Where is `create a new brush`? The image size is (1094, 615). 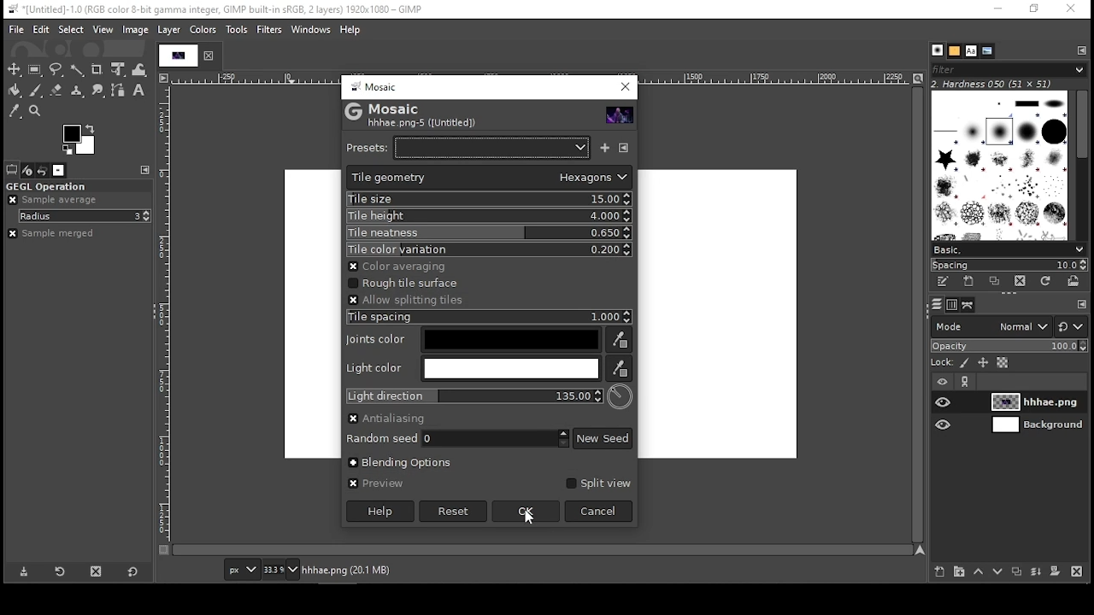
create a new brush is located at coordinates (968, 281).